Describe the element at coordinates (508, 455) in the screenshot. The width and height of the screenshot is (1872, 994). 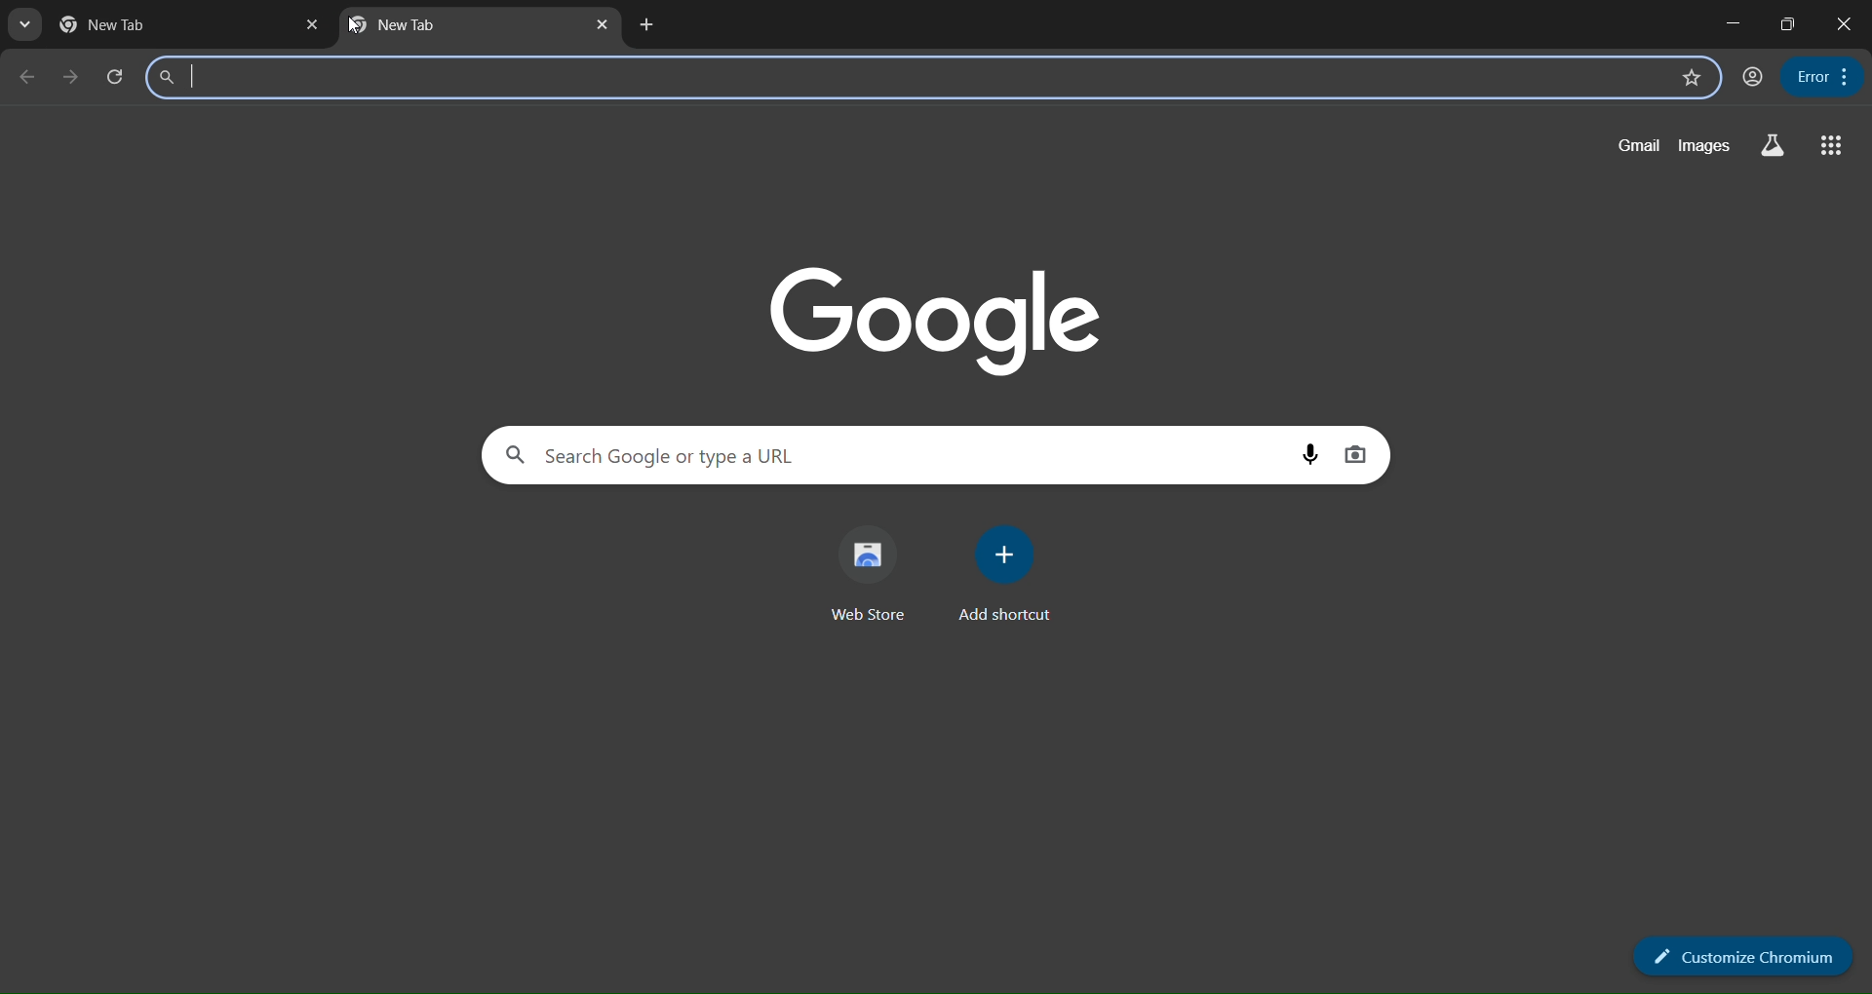
I see `google search` at that location.